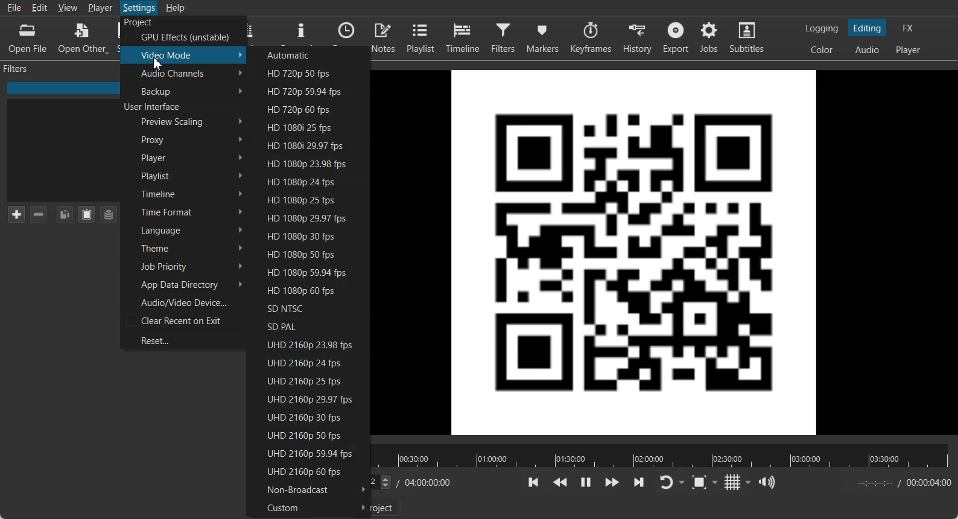  I want to click on Job Priority, so click(183, 267).